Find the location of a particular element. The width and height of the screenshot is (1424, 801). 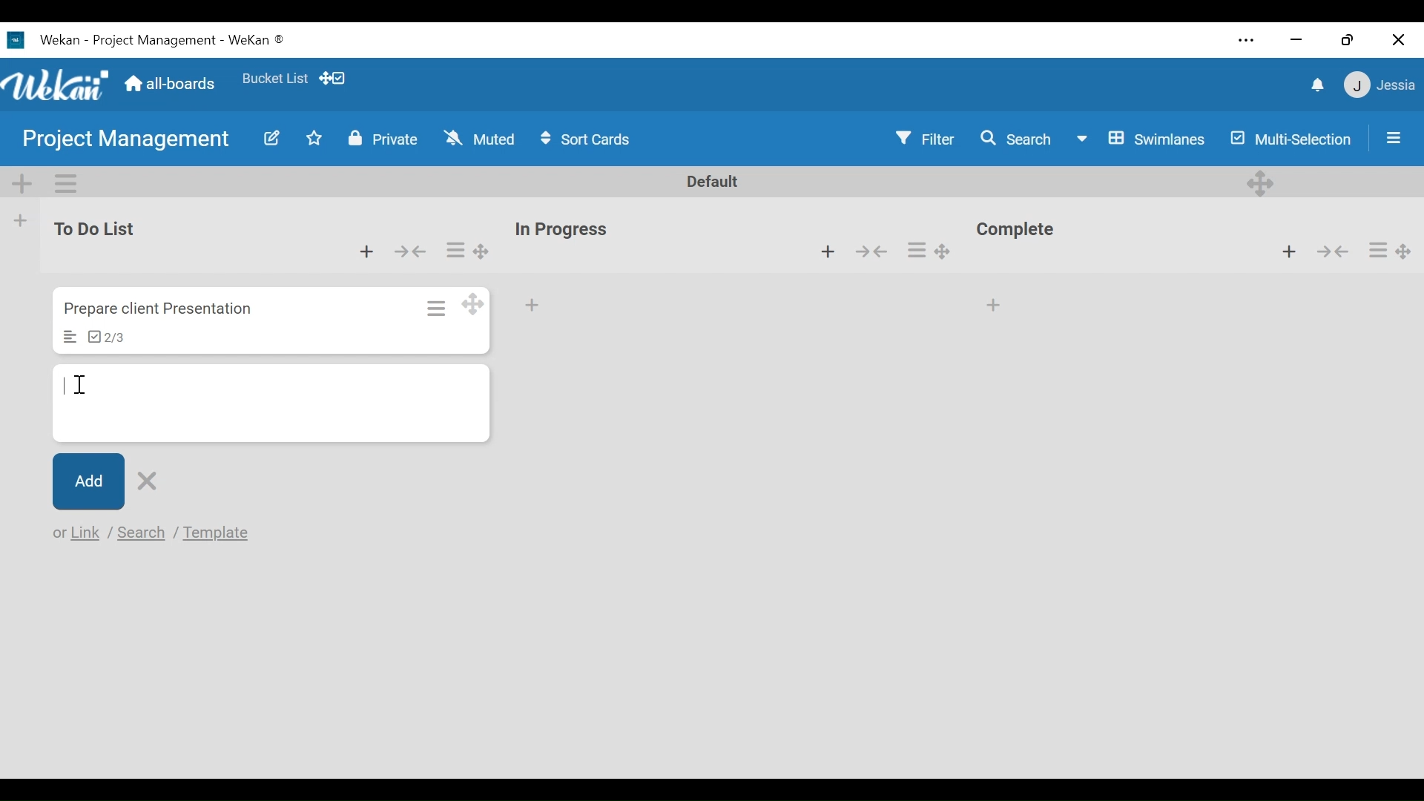

prepare client presentation is located at coordinates (162, 309).